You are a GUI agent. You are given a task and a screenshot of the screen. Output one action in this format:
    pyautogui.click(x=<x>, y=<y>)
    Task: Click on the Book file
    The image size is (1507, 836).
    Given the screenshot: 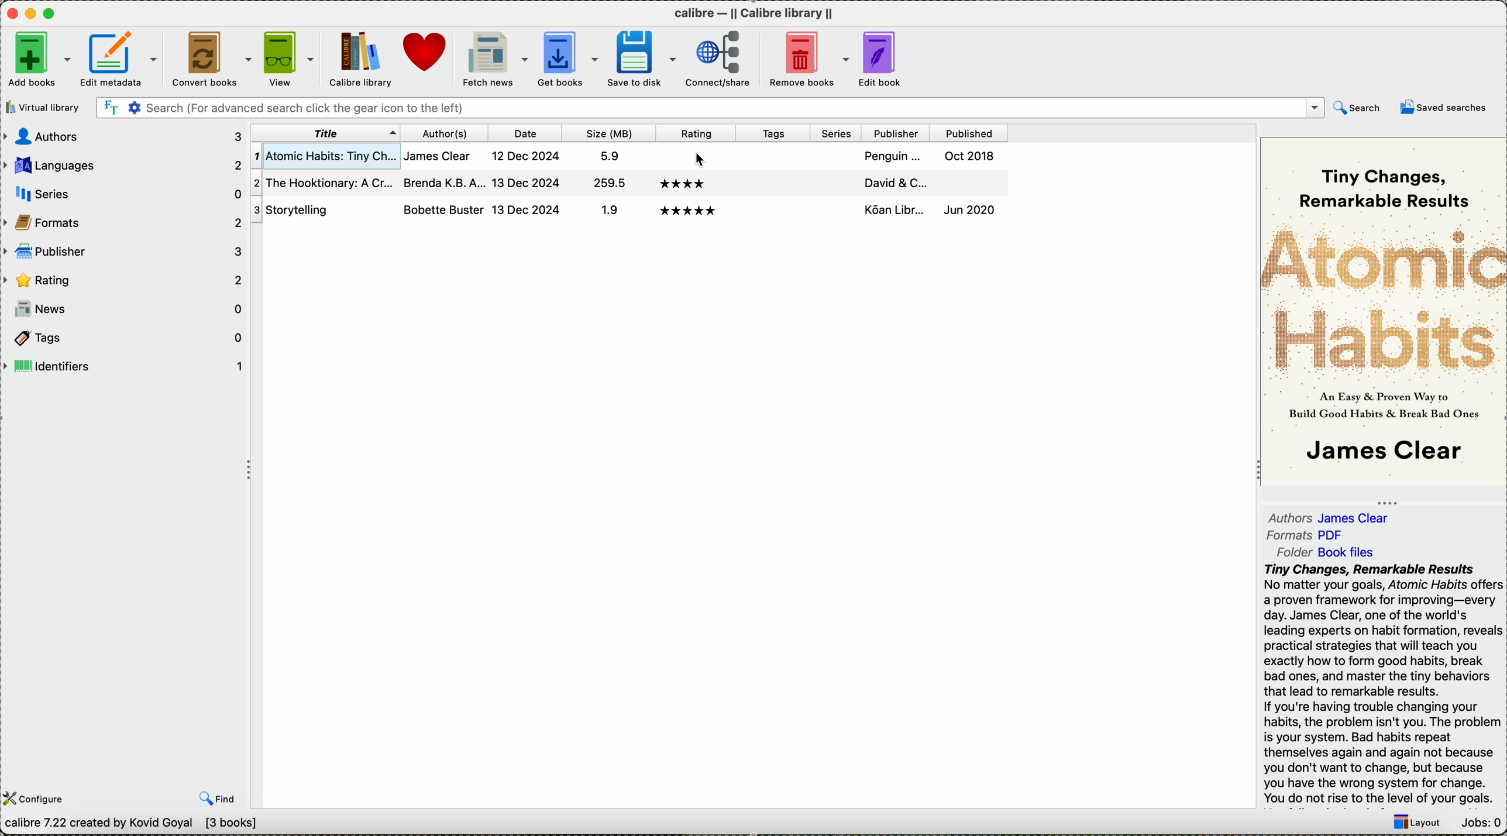 What is the action you would take?
    pyautogui.click(x=1346, y=554)
    